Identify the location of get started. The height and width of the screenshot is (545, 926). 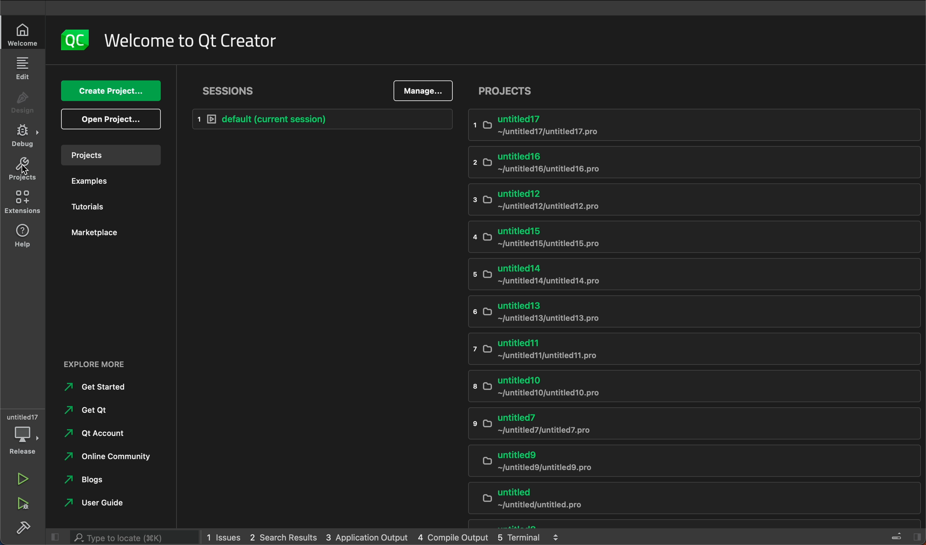
(106, 387).